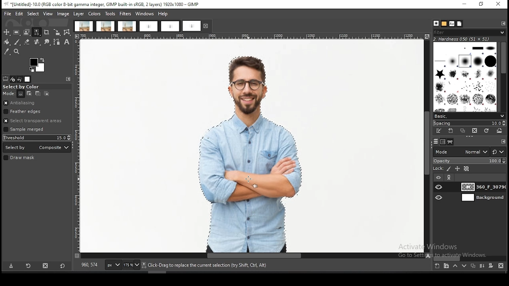 The image size is (509, 286). Describe the element at coordinates (27, 42) in the screenshot. I see `eraser tool` at that location.